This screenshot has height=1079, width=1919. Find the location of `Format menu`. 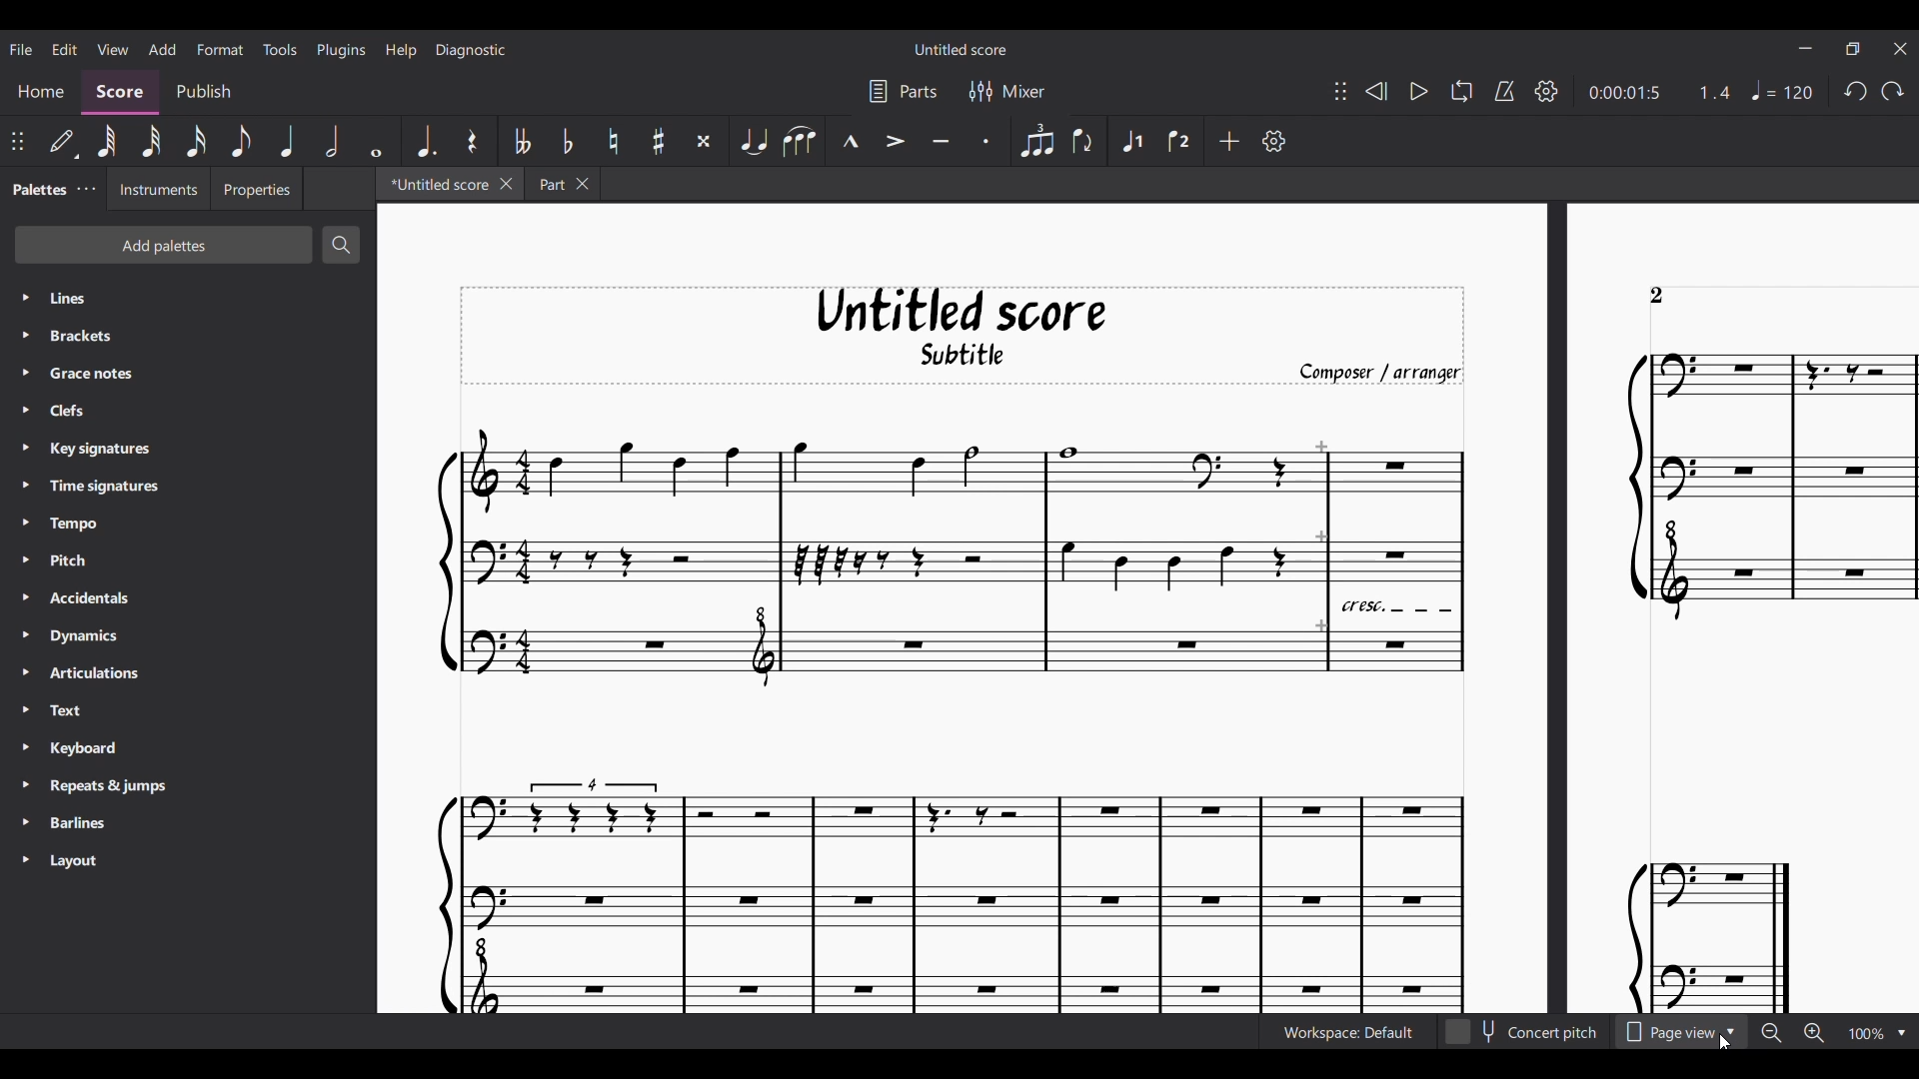

Format menu is located at coordinates (221, 48).